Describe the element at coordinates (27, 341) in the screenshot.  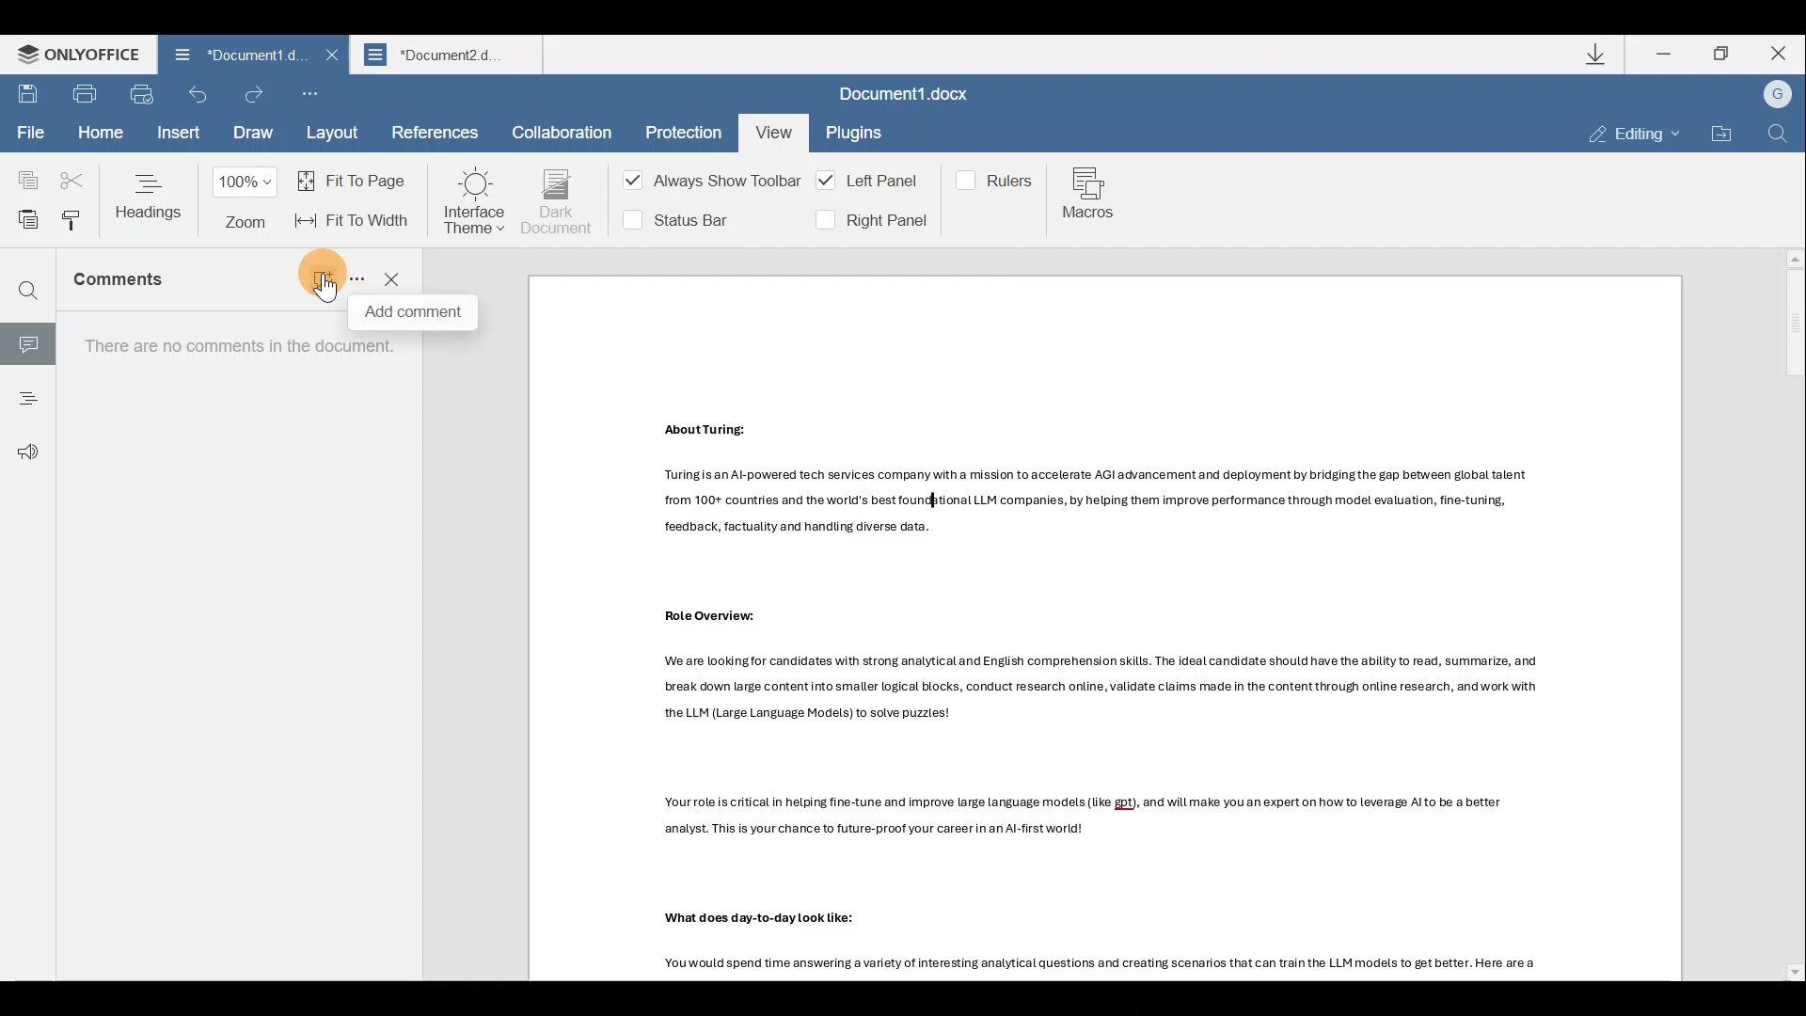
I see `Comment` at that location.